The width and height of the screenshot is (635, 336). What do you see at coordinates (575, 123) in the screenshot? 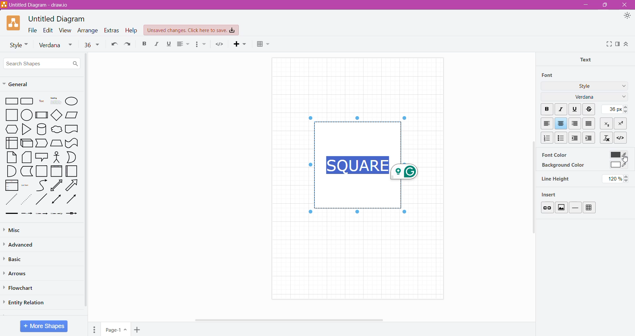
I see `Right` at bounding box center [575, 123].